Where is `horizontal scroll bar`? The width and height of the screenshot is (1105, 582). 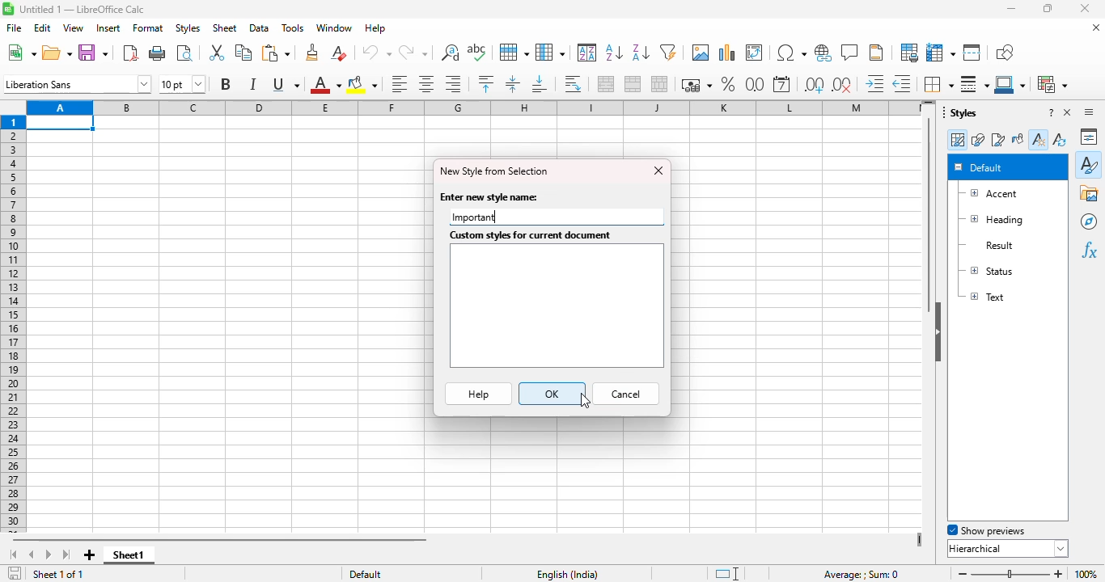
horizontal scroll bar is located at coordinates (260, 540).